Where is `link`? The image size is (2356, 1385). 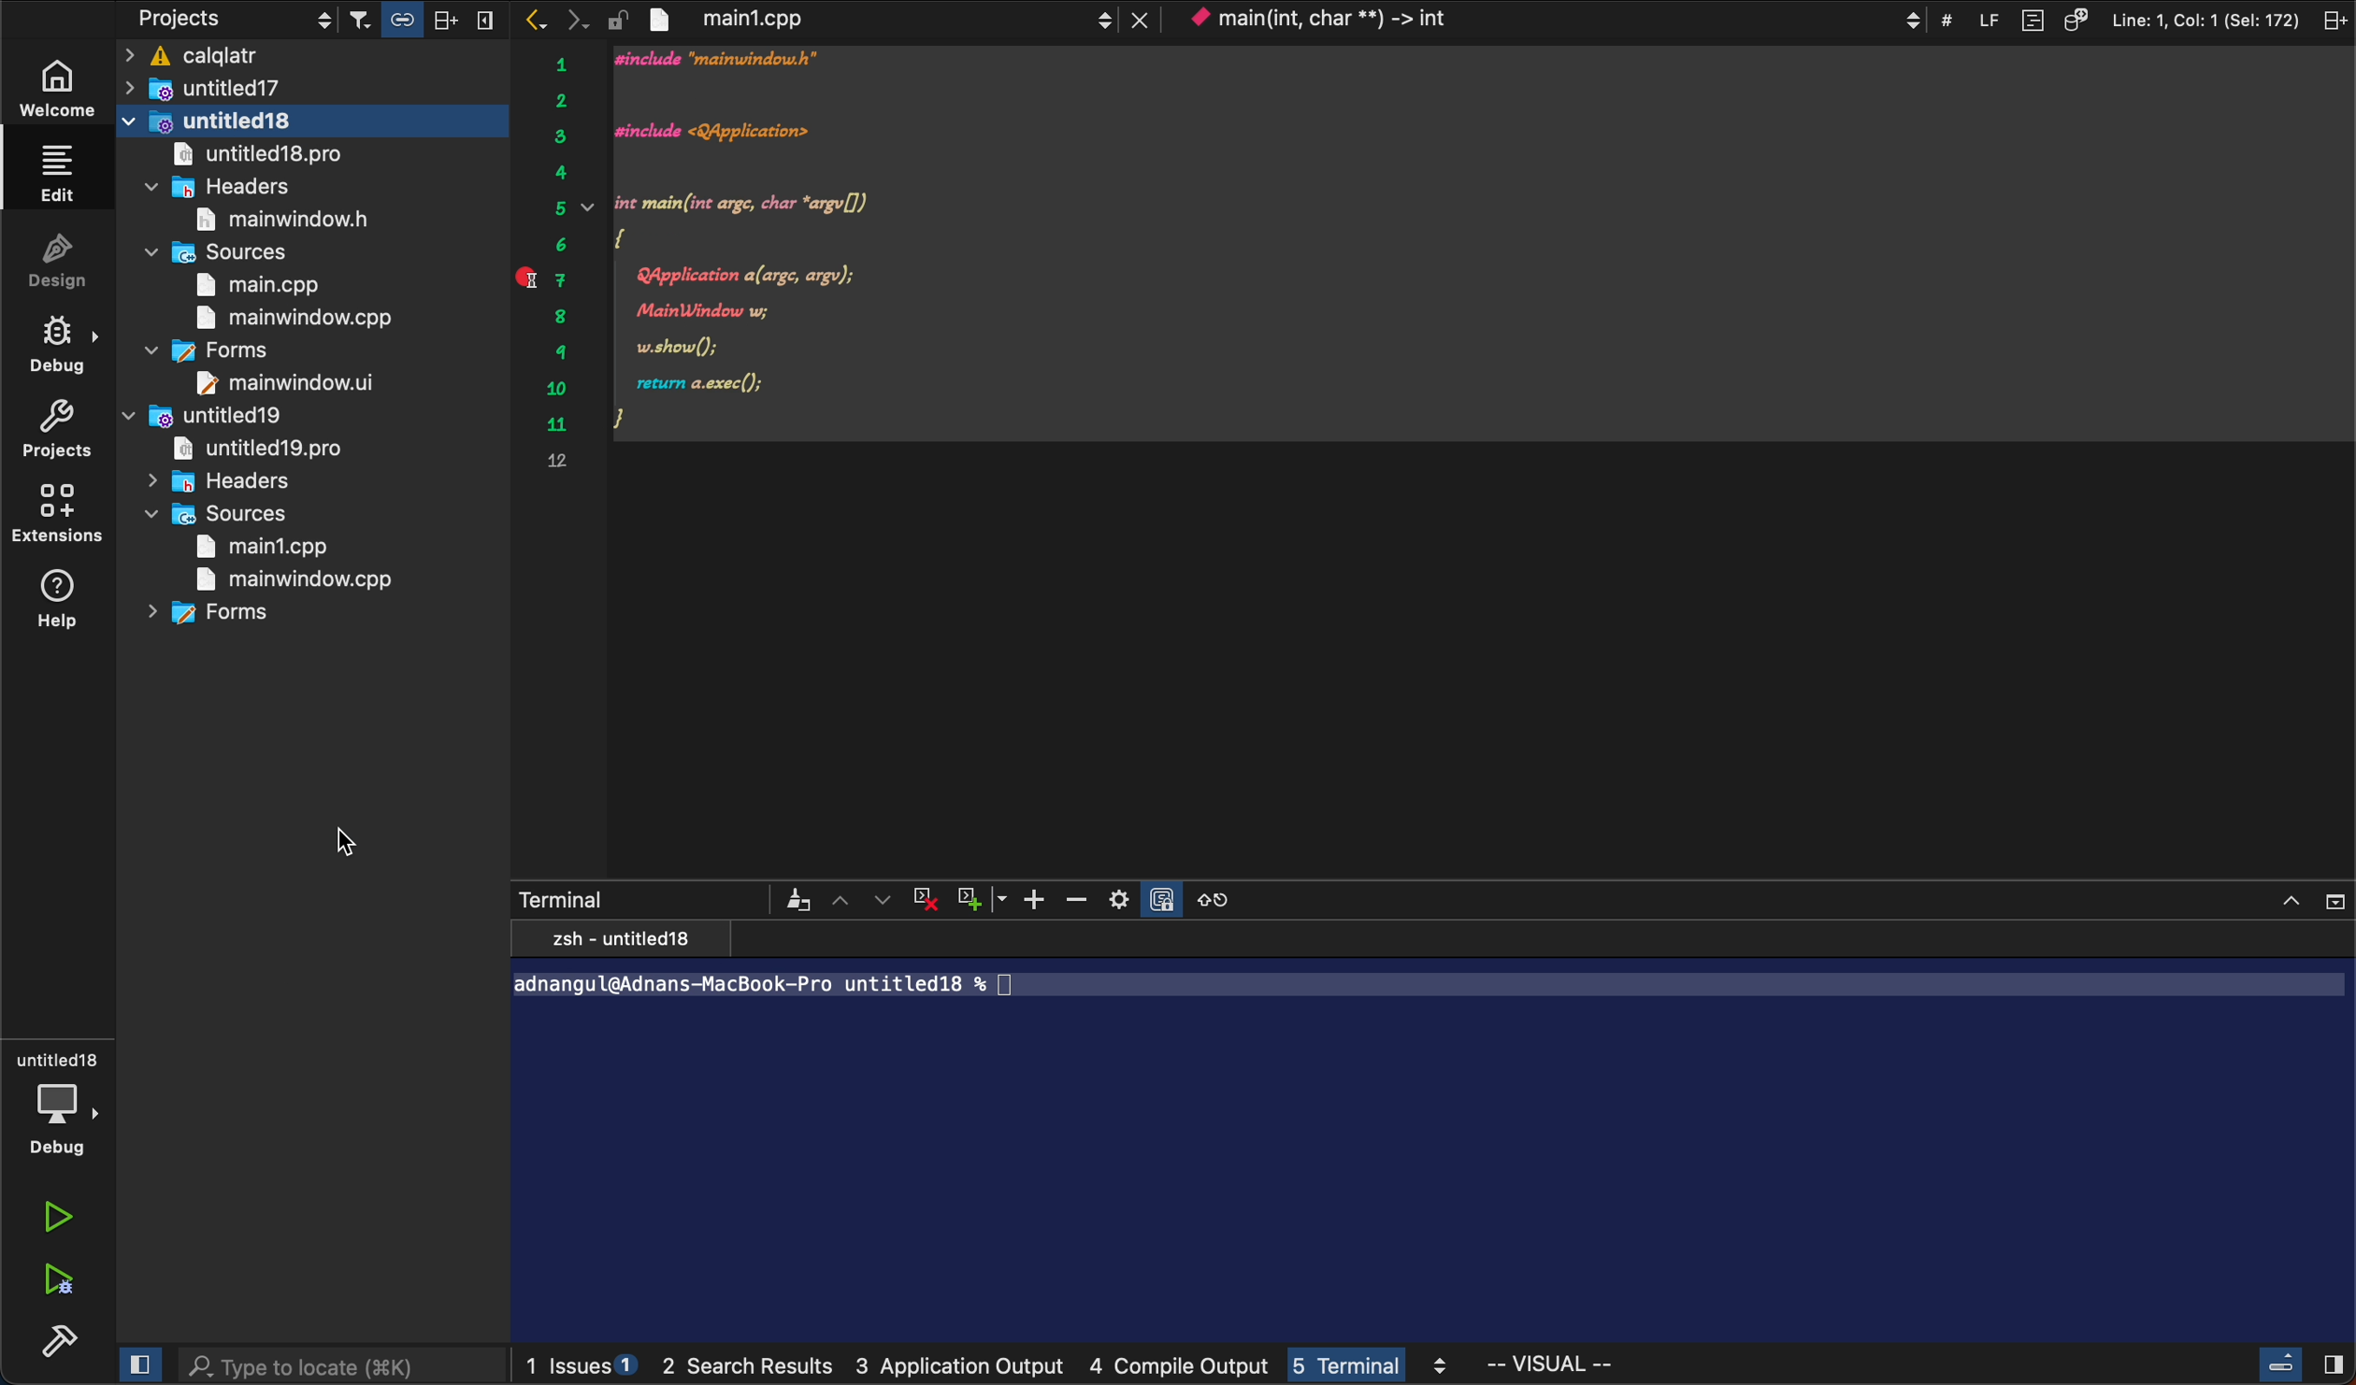
link is located at coordinates (398, 18).